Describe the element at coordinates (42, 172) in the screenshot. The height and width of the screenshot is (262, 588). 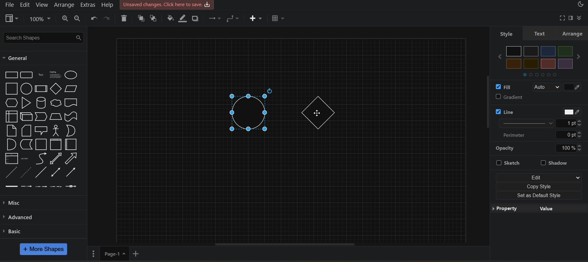
I see `Line` at that location.